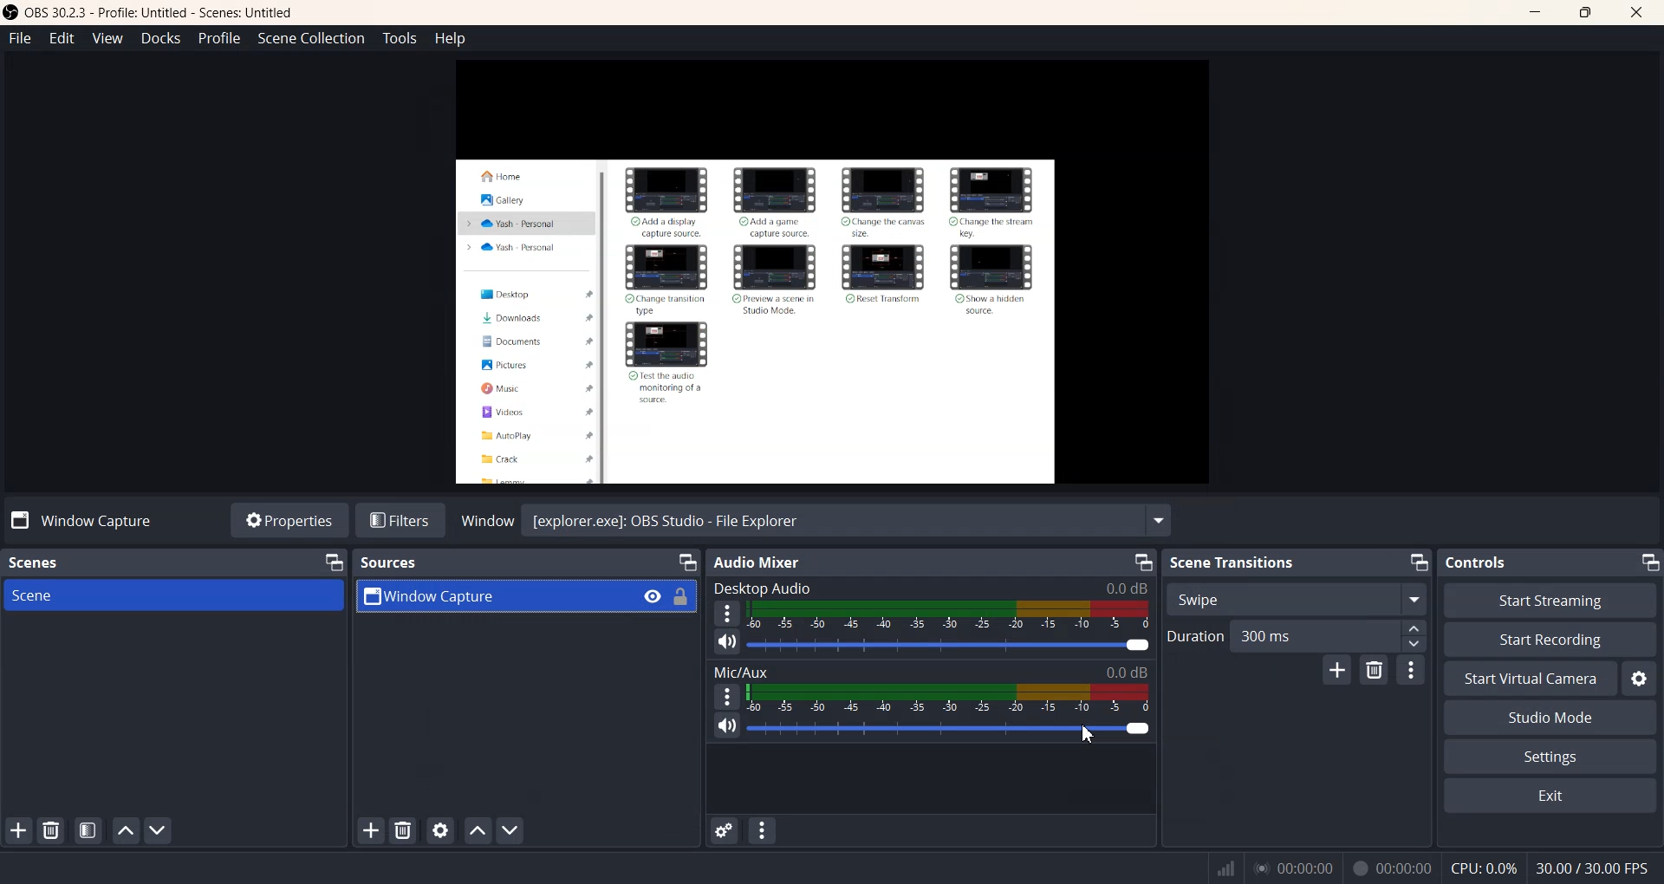 This screenshot has width=1664, height=884. I want to click on Audio mixer menu, so click(762, 830).